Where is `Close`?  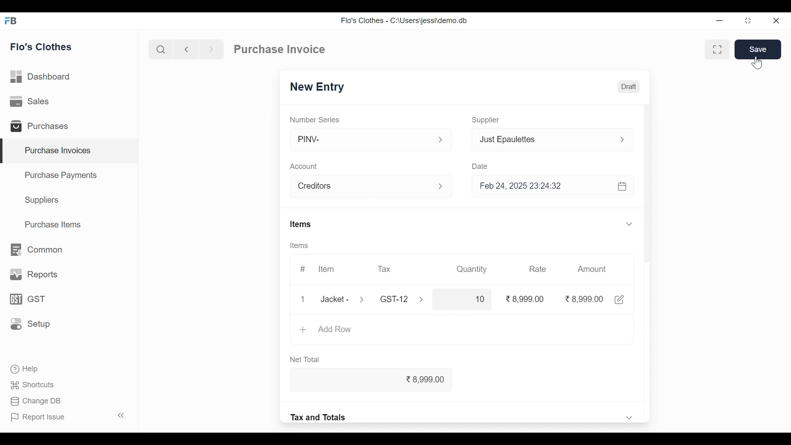
Close is located at coordinates (302, 299).